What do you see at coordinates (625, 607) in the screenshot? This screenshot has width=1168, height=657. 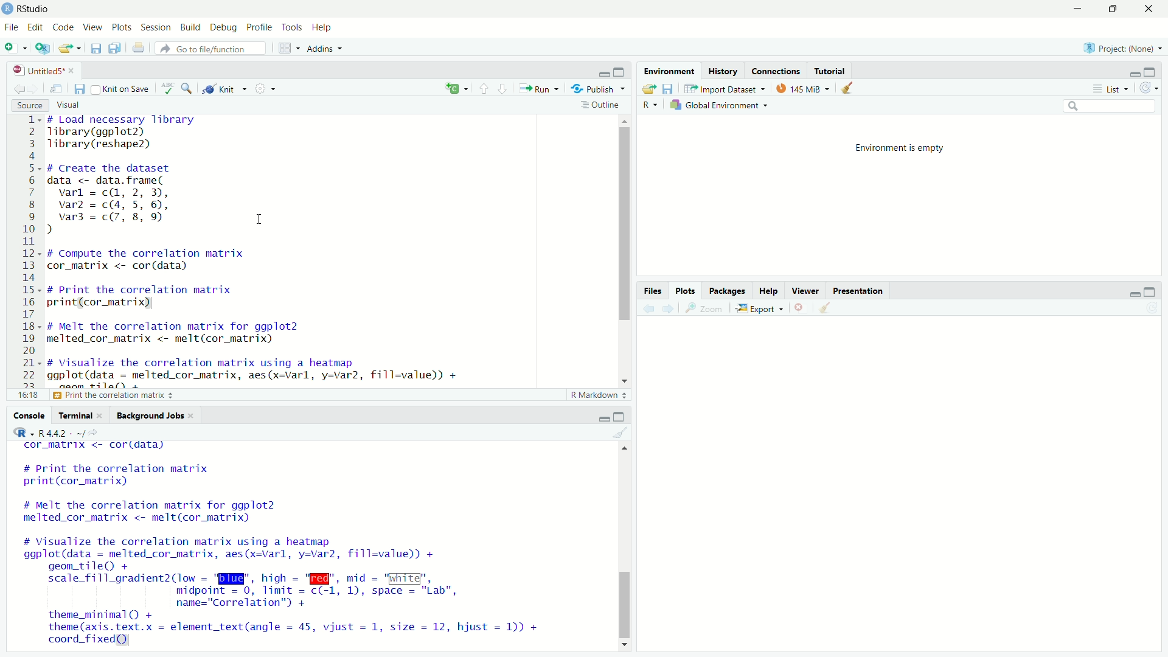 I see `vertical scrollbar` at bounding box center [625, 607].